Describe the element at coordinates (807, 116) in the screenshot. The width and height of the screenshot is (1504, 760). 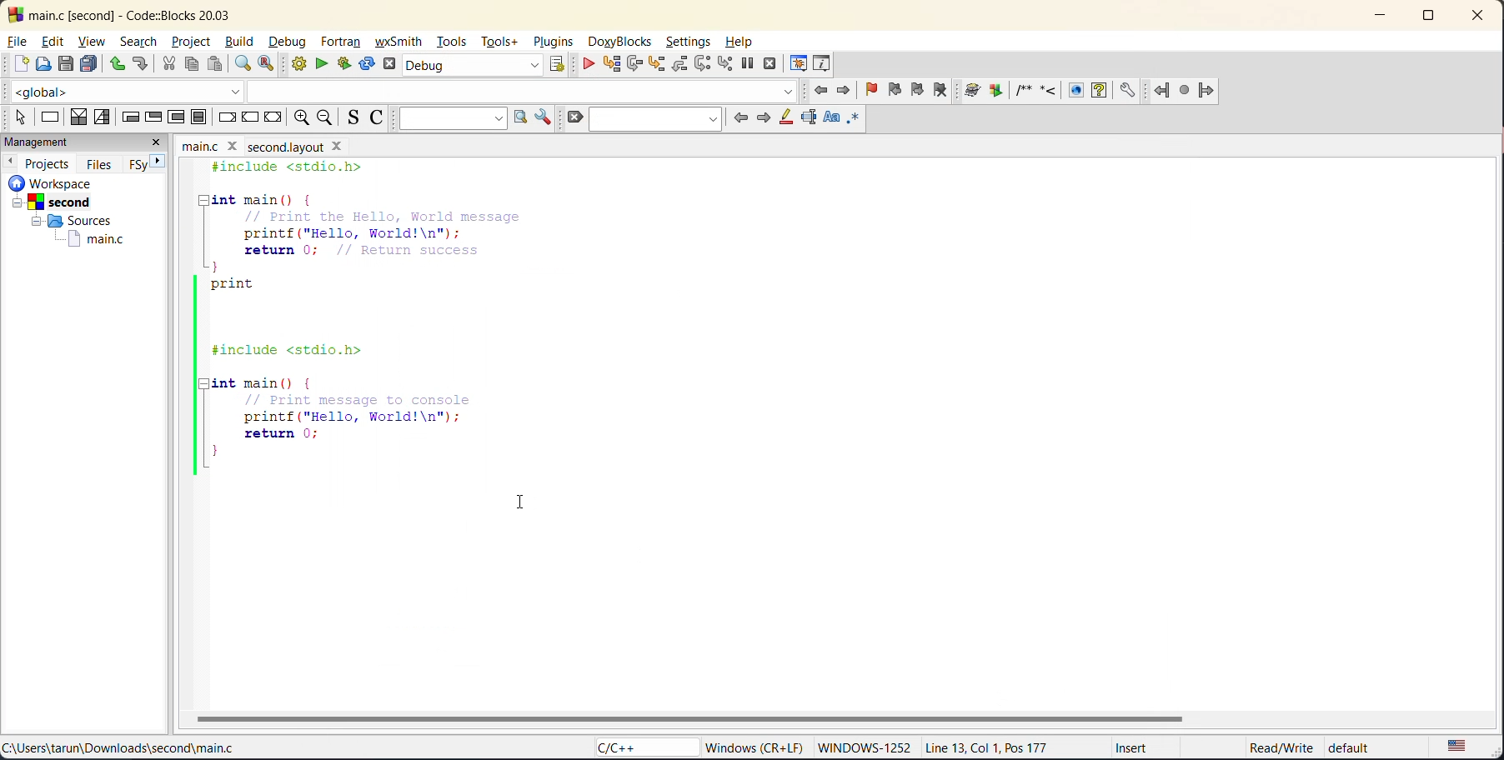
I see `selected text` at that location.